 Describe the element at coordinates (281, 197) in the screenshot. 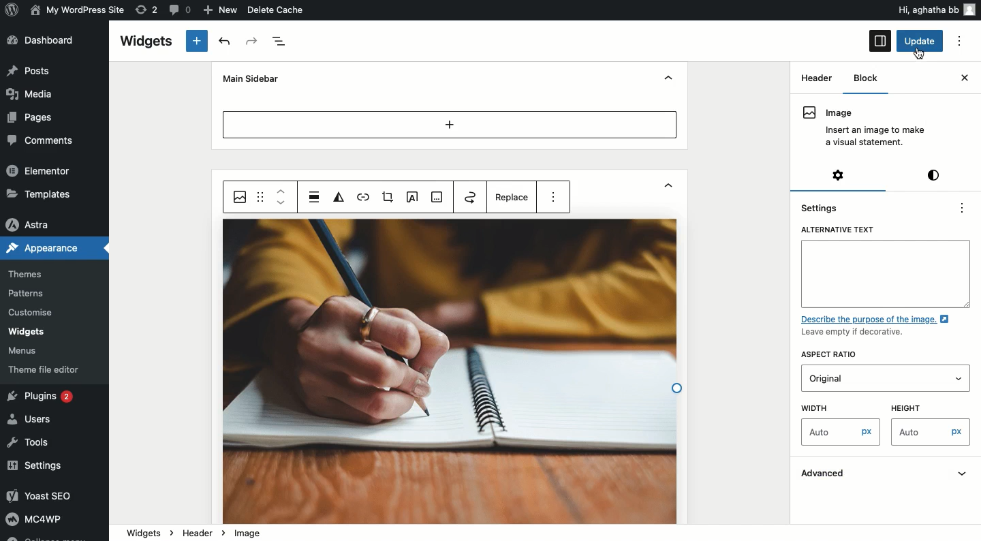

I see `Move up down` at that location.